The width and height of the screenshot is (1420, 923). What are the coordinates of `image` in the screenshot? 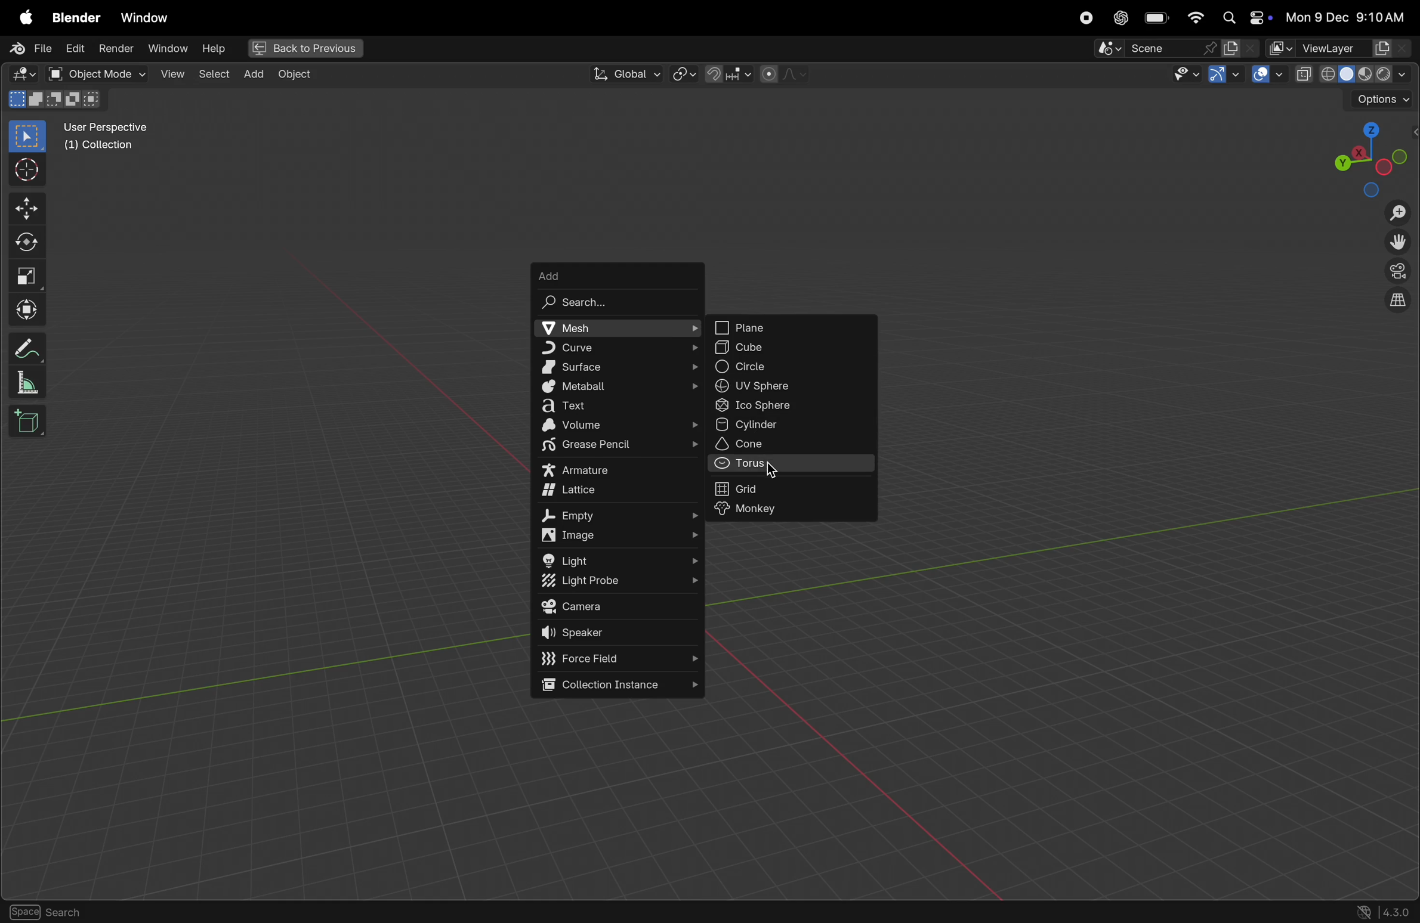 It's located at (623, 537).